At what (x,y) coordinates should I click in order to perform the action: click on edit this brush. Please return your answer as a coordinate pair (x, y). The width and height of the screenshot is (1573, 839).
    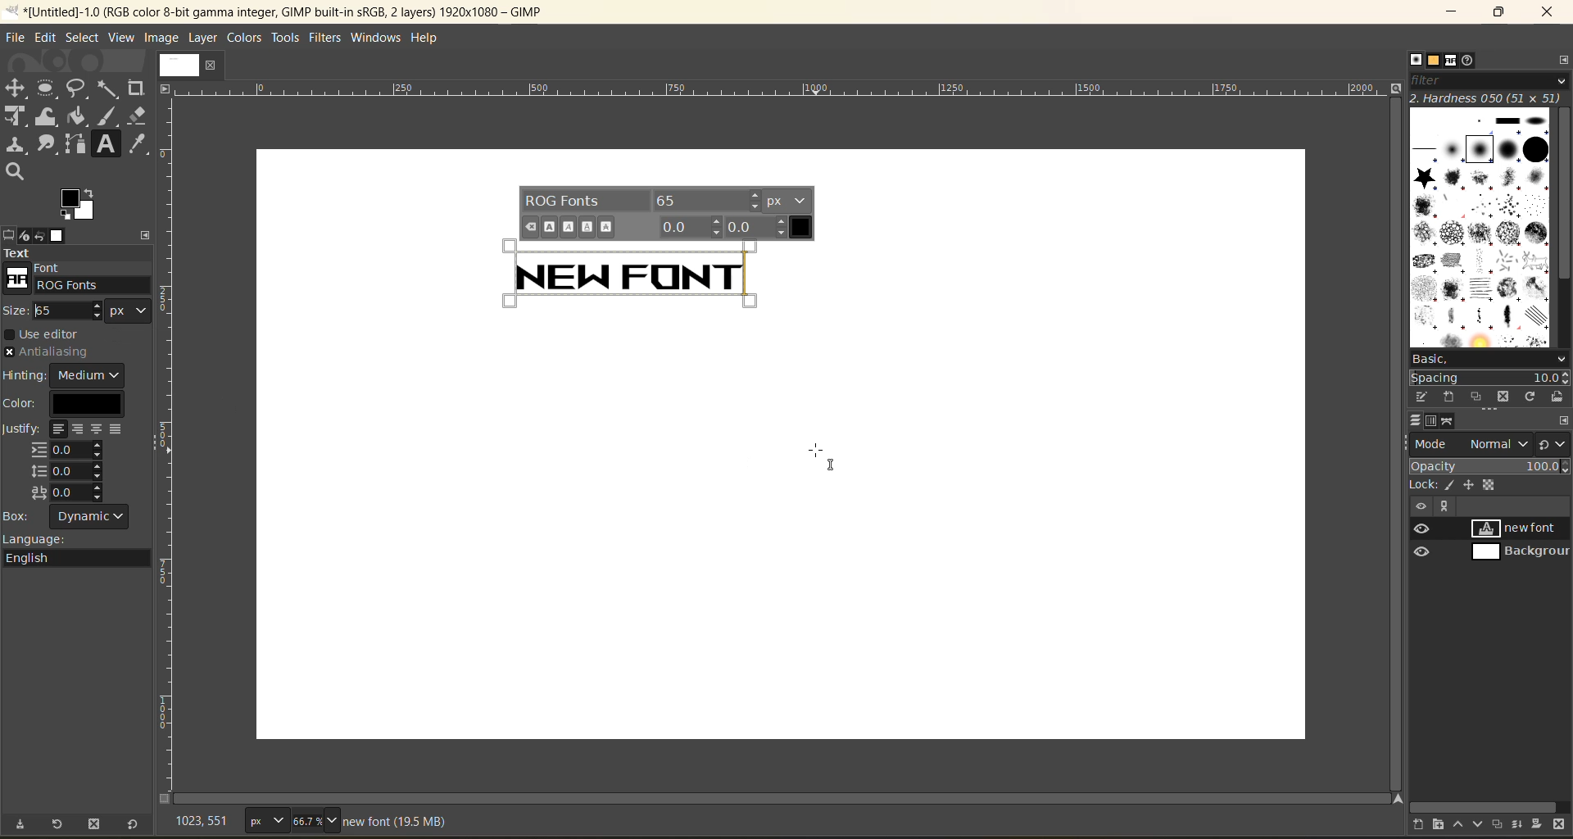
    Looking at the image, I should click on (1421, 397).